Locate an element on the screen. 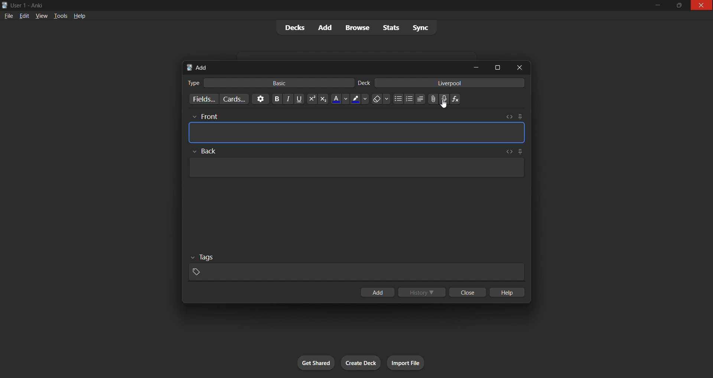 Image resolution: width=713 pixels, height=378 pixels. deck  is located at coordinates (365, 82).